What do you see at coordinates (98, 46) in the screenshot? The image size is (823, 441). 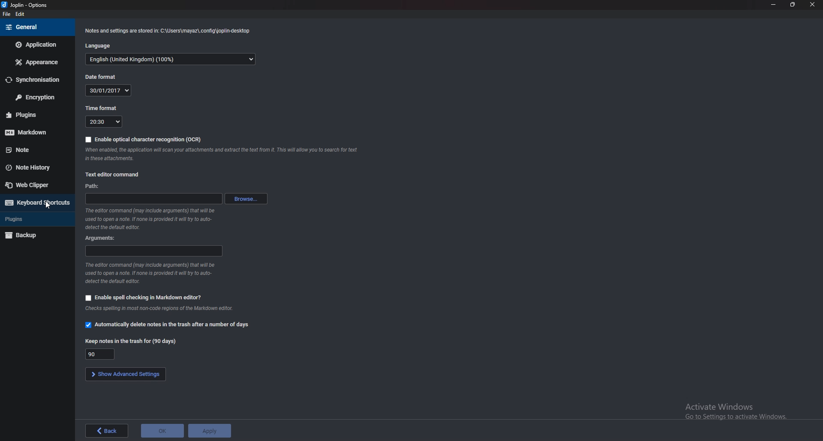 I see `Language` at bounding box center [98, 46].